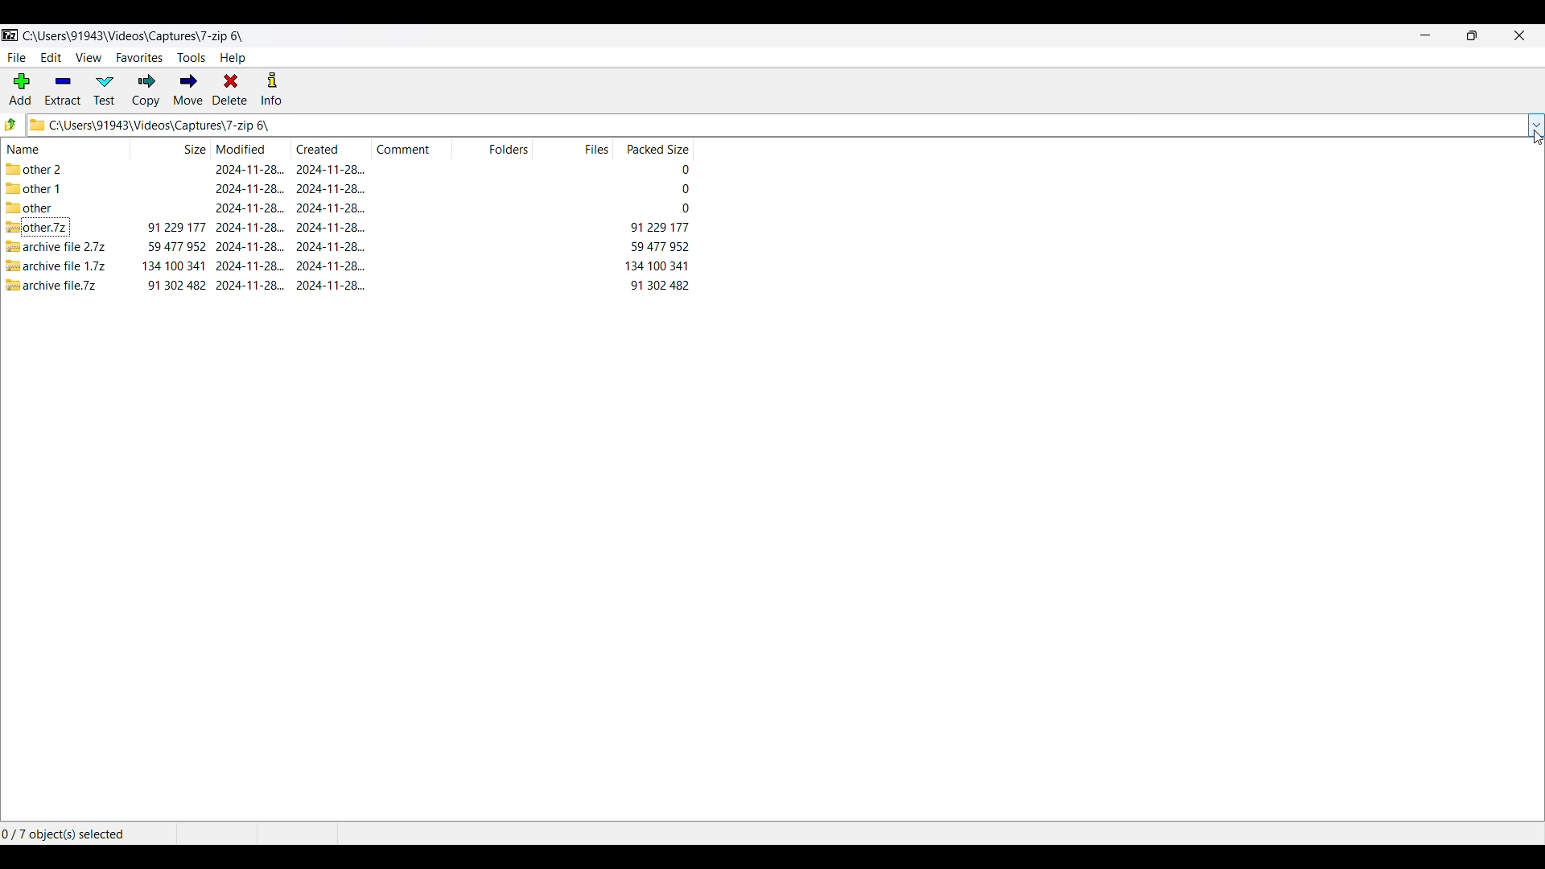  I want to click on created date & time, so click(332, 284).